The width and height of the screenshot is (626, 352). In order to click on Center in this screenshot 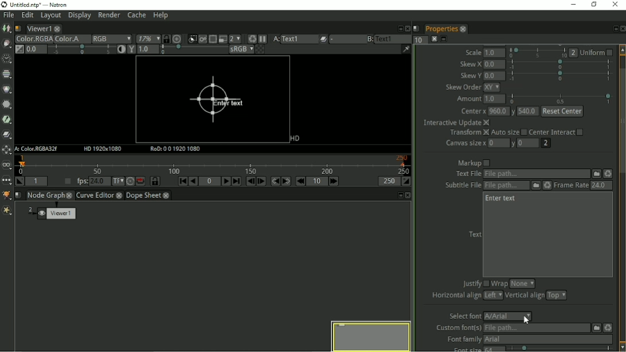, I will do `click(472, 112)`.